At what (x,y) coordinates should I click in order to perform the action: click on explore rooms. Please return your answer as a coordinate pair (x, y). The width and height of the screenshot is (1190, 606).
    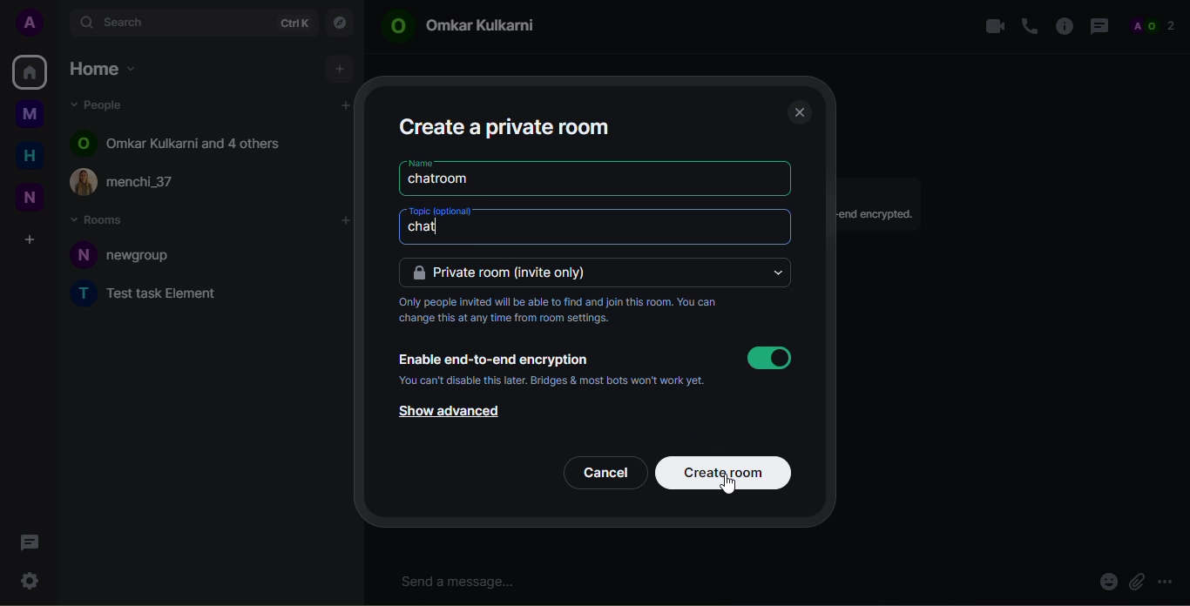
    Looking at the image, I should click on (339, 24).